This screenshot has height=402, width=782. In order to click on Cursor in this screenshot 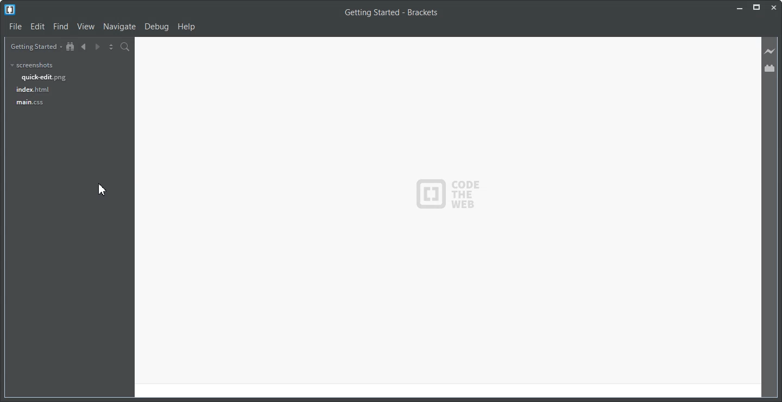, I will do `click(103, 189)`.